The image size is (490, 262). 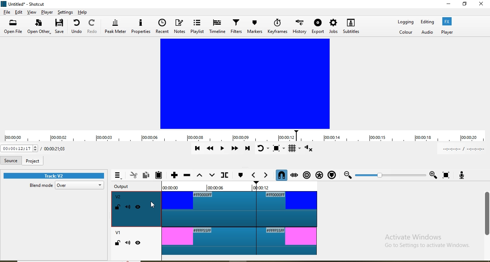 What do you see at coordinates (153, 205) in the screenshot?
I see `cursor` at bounding box center [153, 205].